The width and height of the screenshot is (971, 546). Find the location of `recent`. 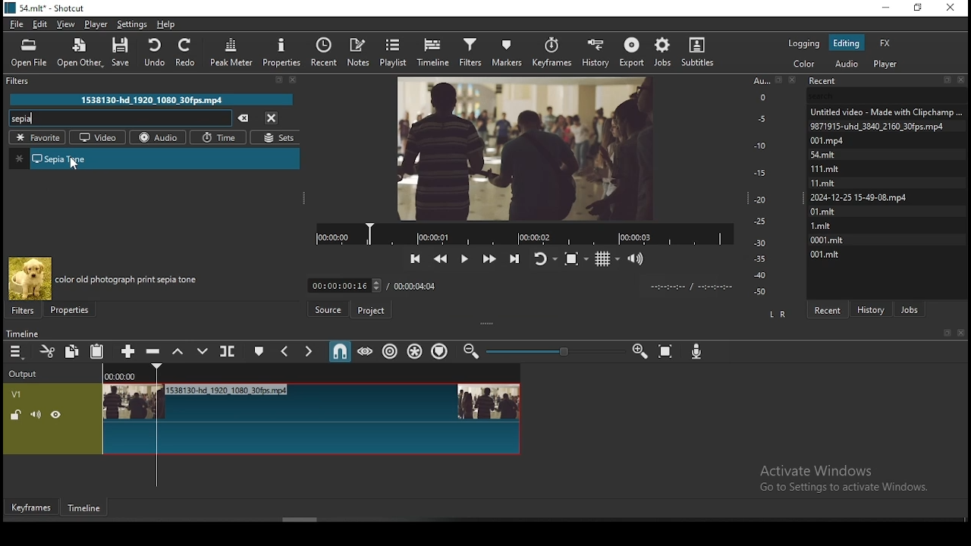

recent is located at coordinates (828, 309).